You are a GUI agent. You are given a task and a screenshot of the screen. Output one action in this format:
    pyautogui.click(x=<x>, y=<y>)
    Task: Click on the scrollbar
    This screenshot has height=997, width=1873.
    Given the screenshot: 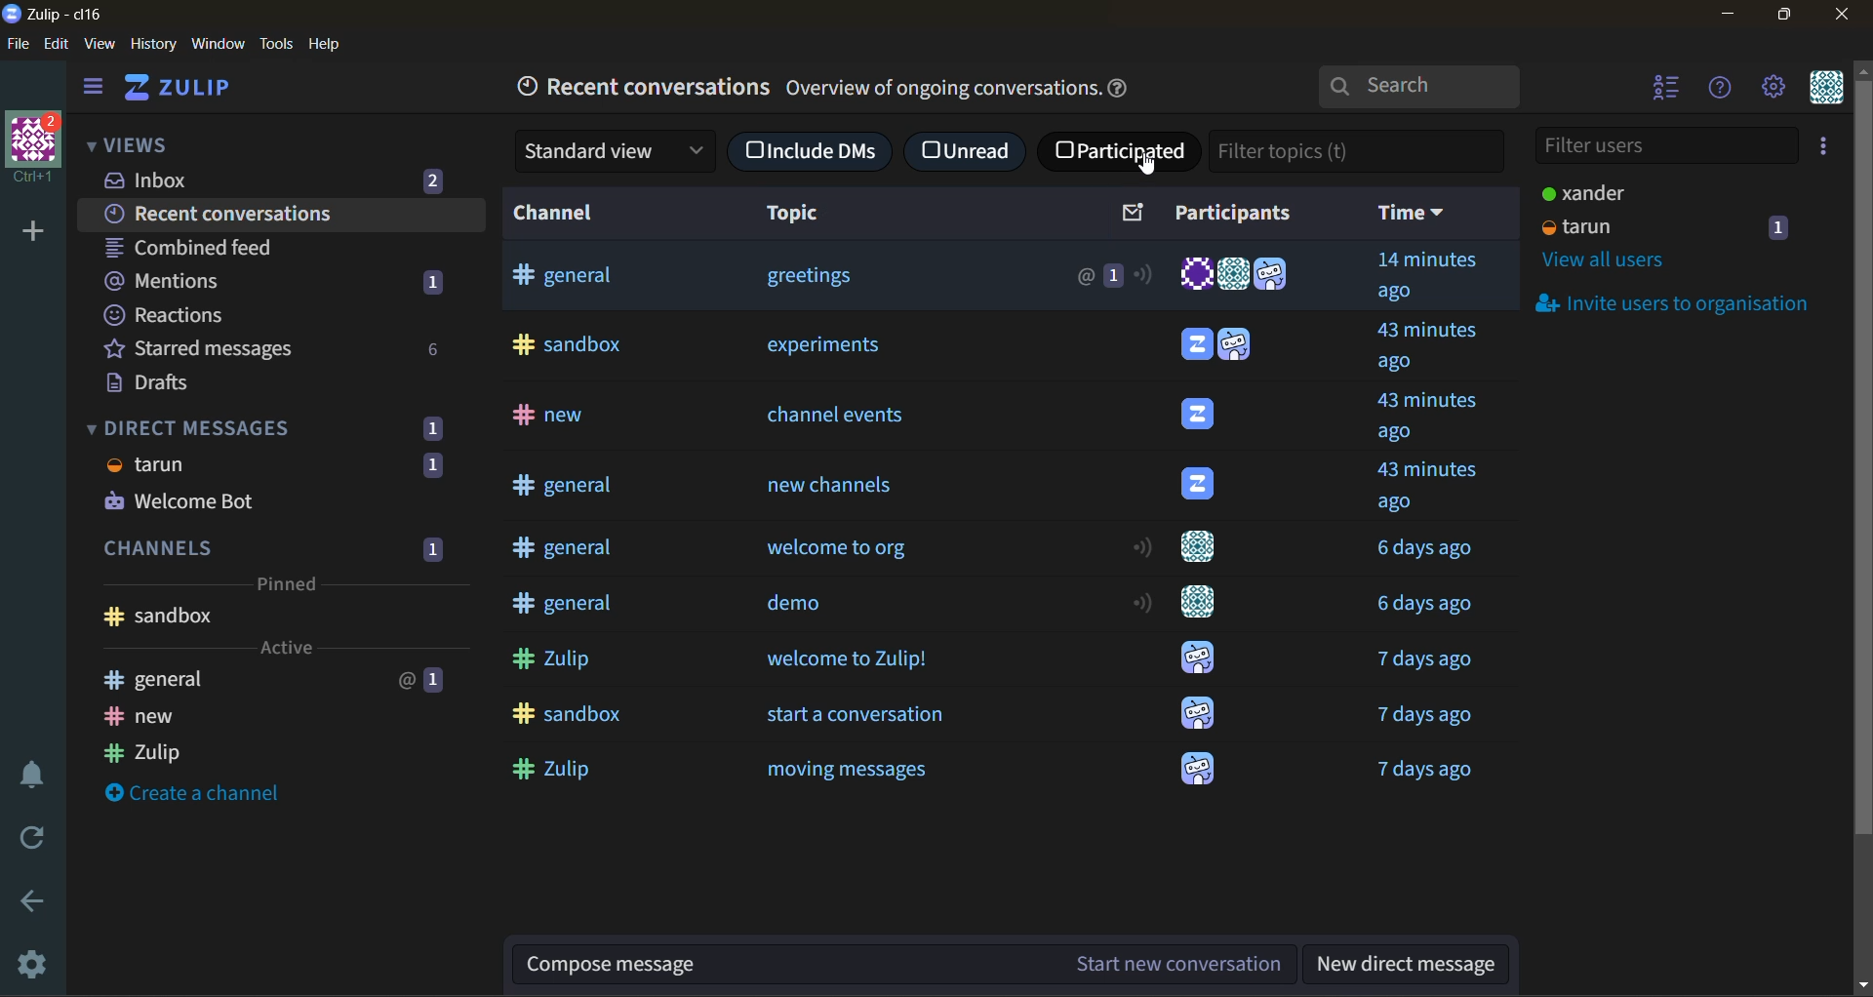 What is the action you would take?
    pyautogui.click(x=1863, y=459)
    